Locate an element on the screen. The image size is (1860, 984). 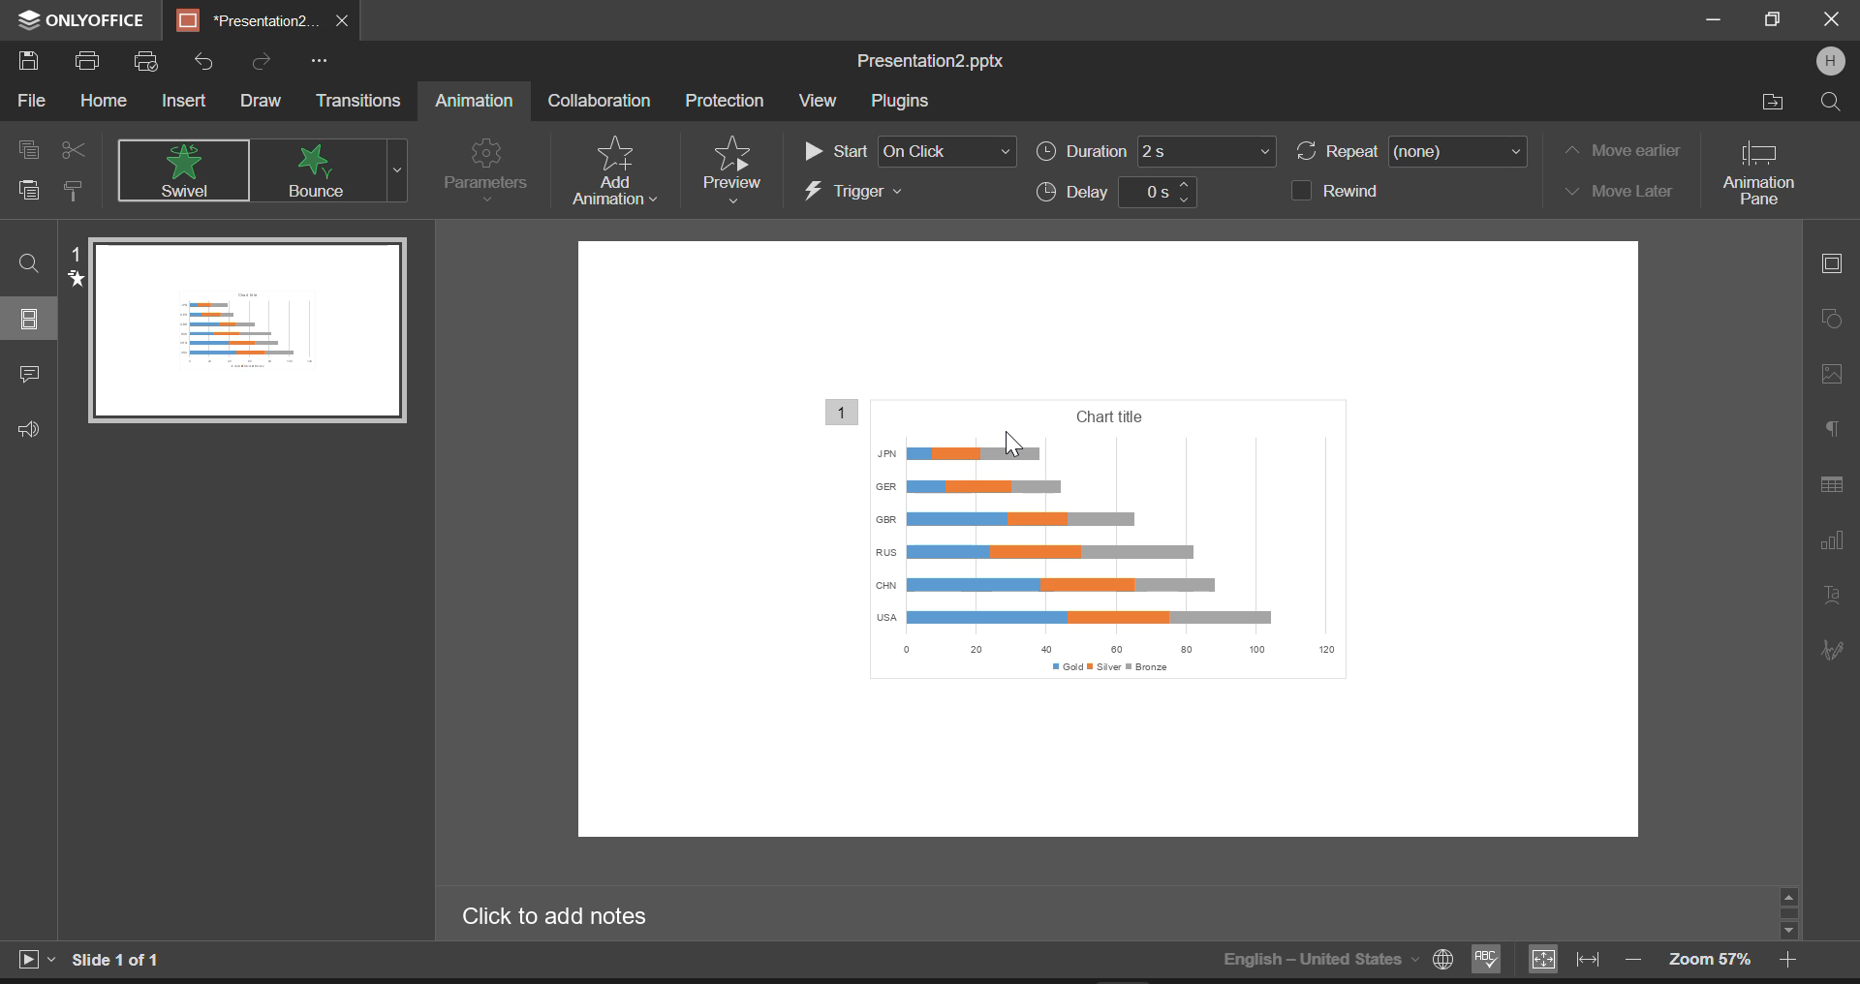
Paragraph Settings is located at coordinates (1832, 424).